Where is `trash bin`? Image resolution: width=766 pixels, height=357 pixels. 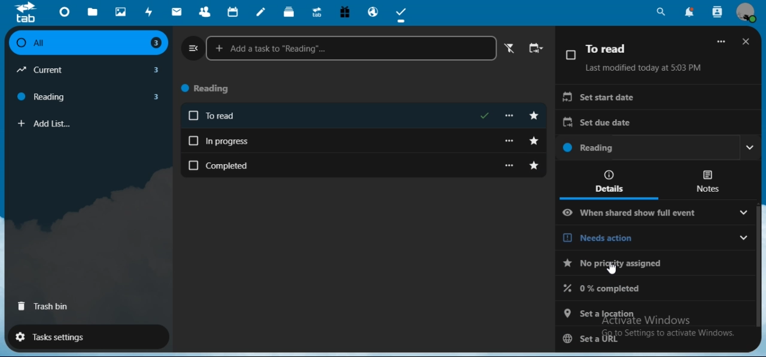
trash bin is located at coordinates (44, 308).